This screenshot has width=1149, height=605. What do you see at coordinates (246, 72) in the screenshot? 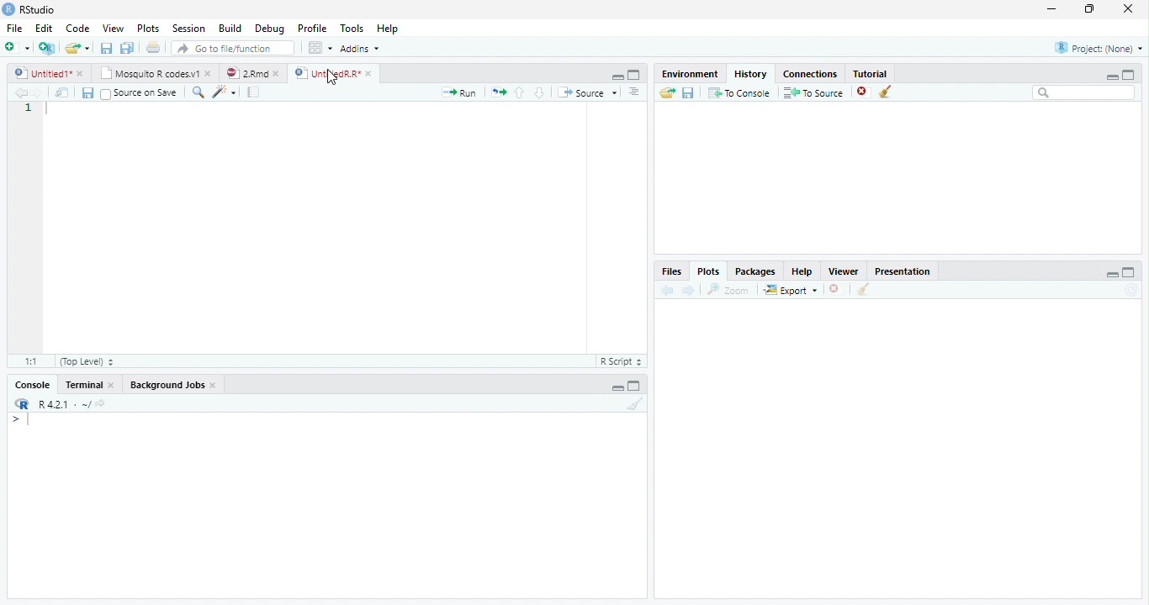
I see `2.Rmd` at bounding box center [246, 72].